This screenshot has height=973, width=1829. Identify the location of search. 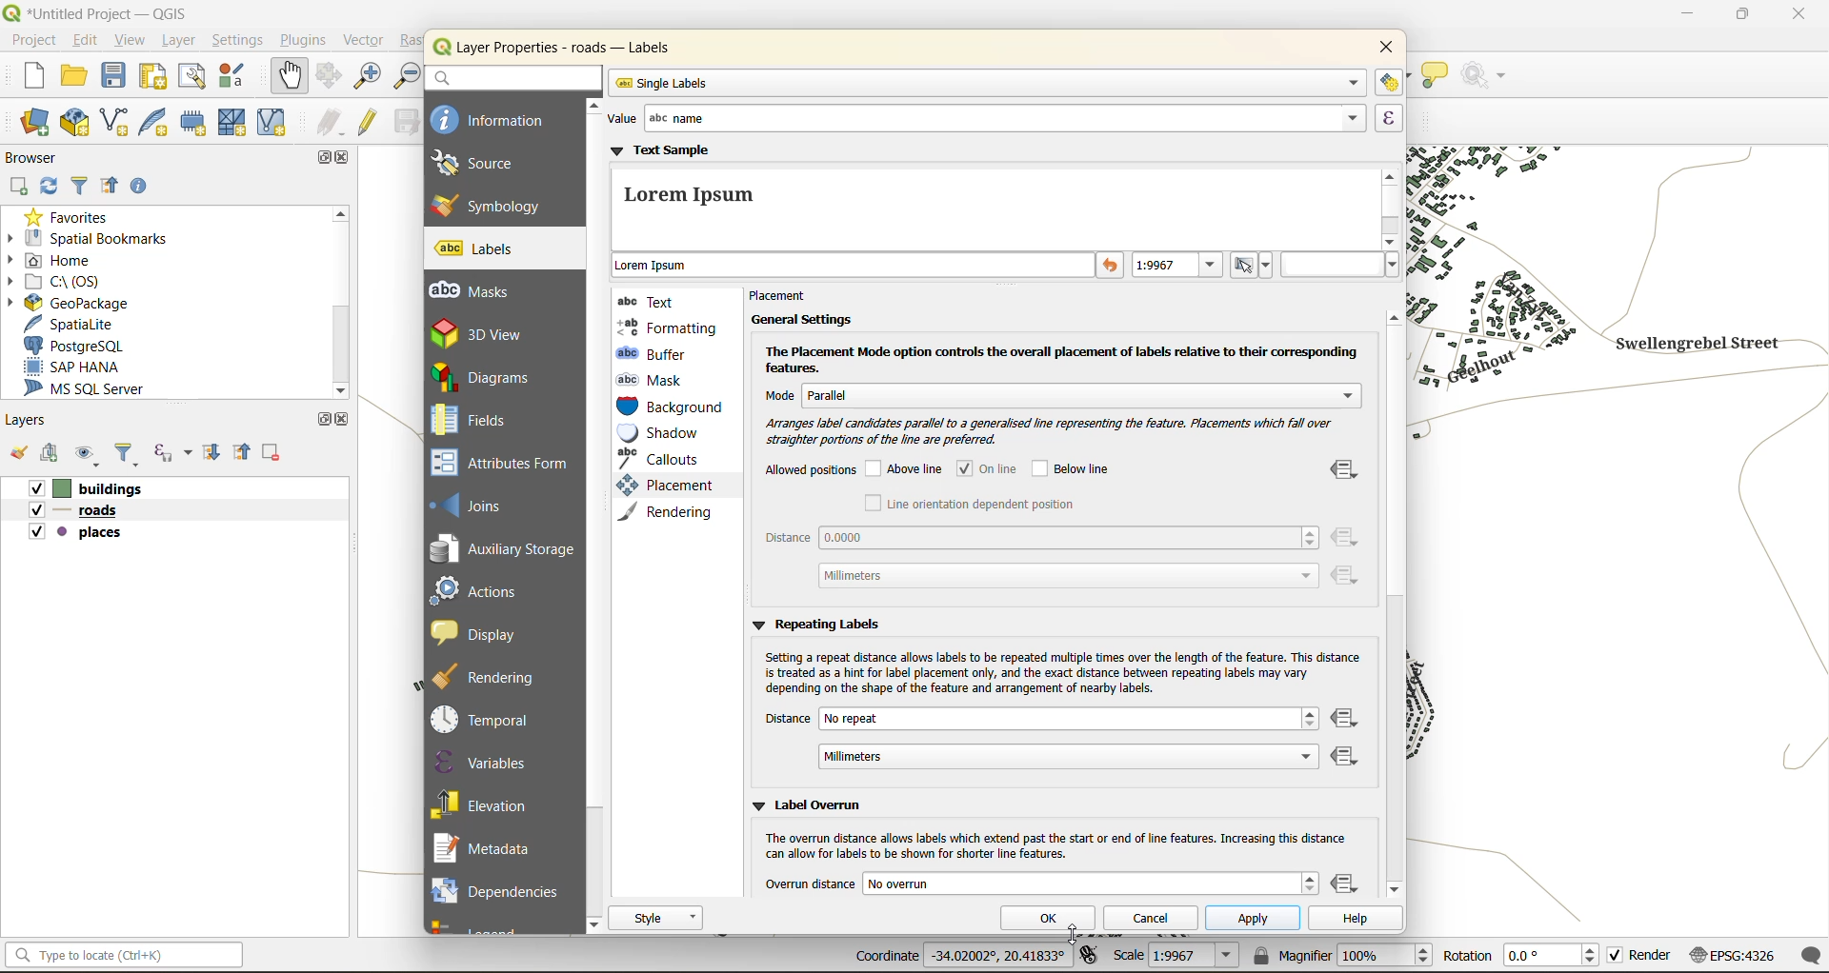
(512, 77).